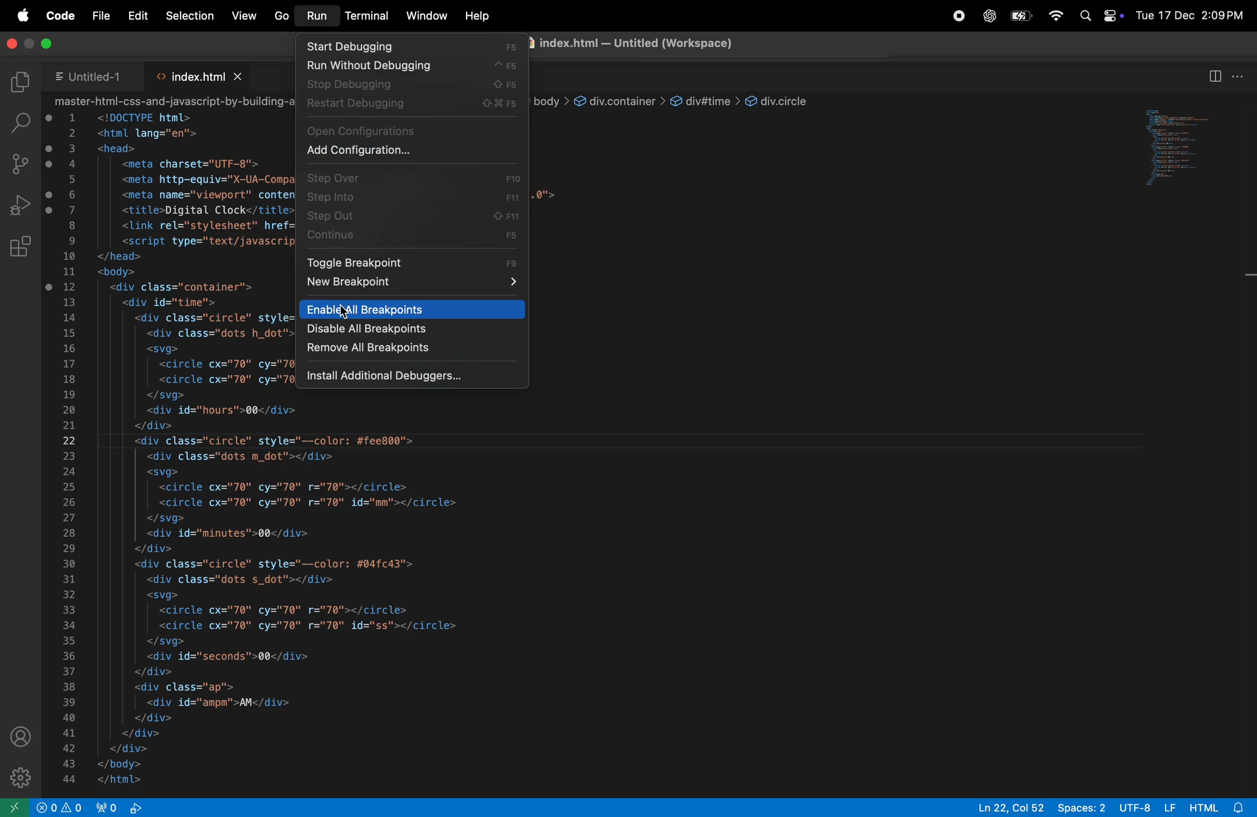  I want to click on stop debuuging, so click(411, 86).